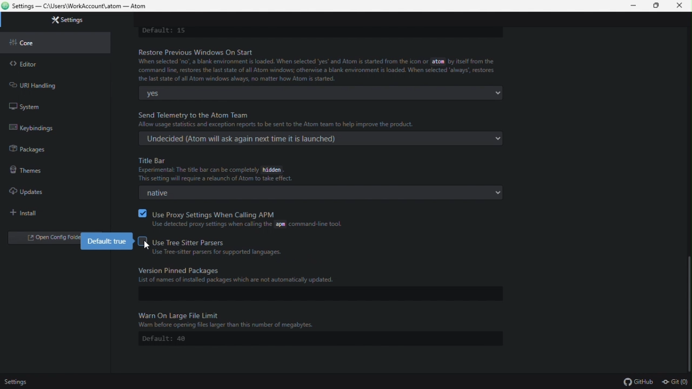 This screenshot has height=389, width=692. Describe the element at coordinates (659, 6) in the screenshot. I see `restore` at that location.